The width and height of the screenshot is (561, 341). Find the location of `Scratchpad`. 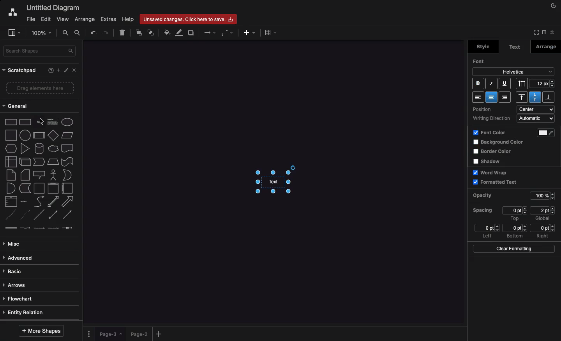

Scratchpad is located at coordinates (21, 71).